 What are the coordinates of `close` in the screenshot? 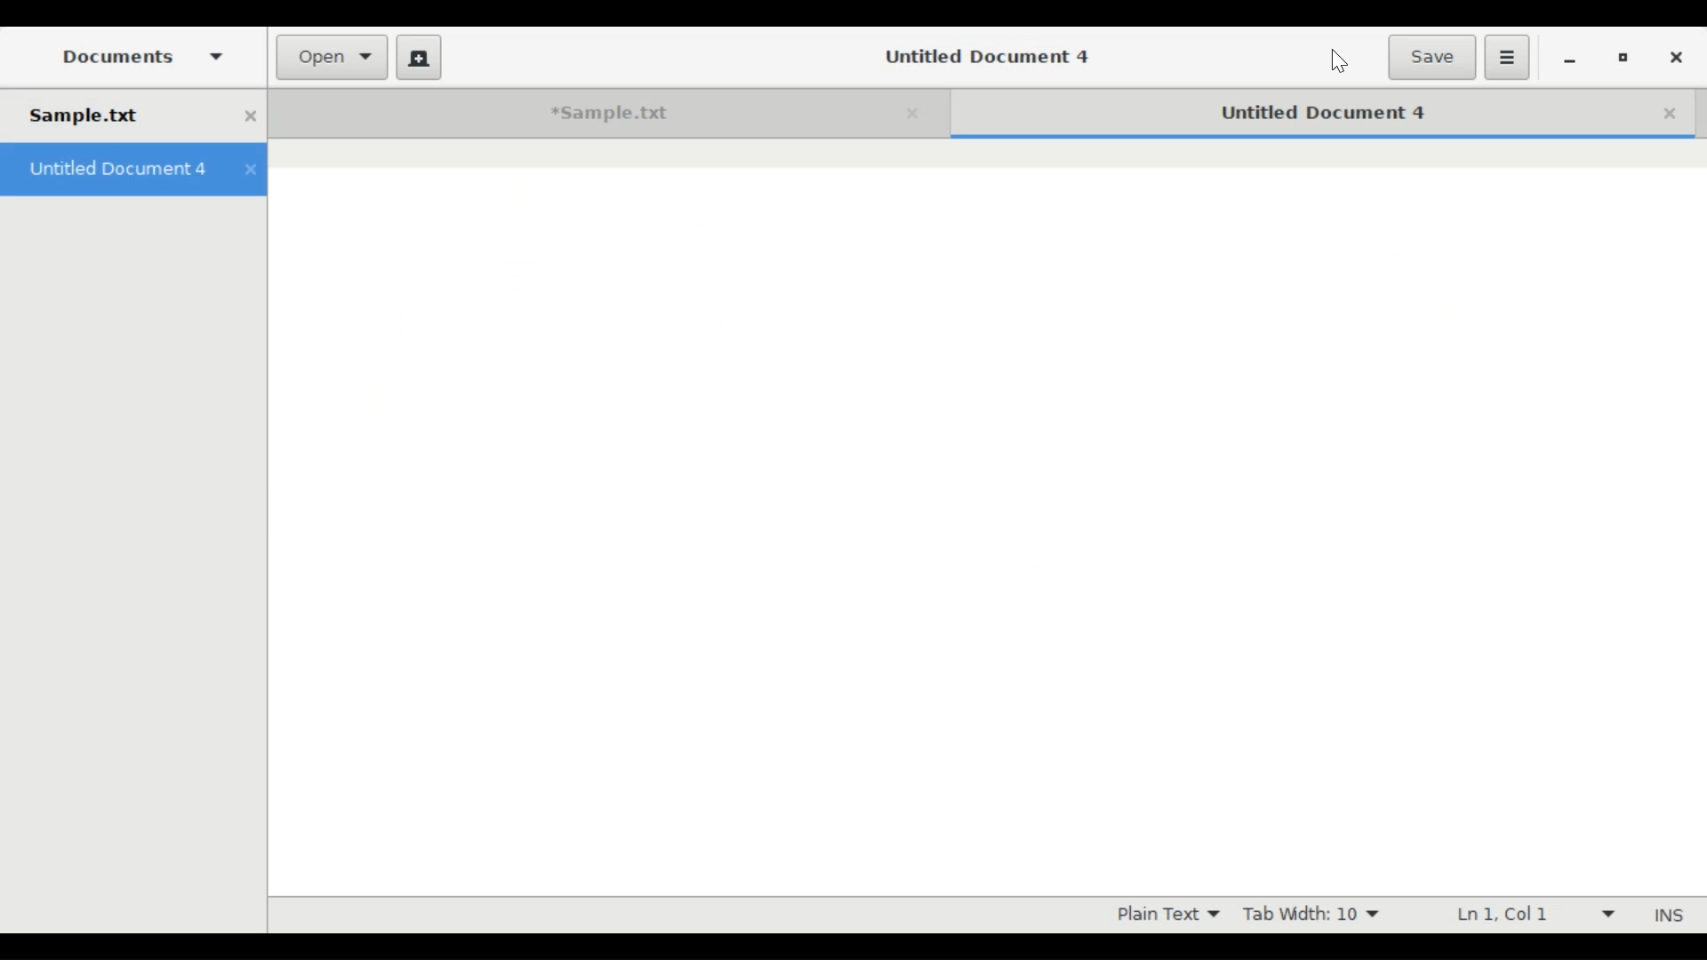 It's located at (252, 172).